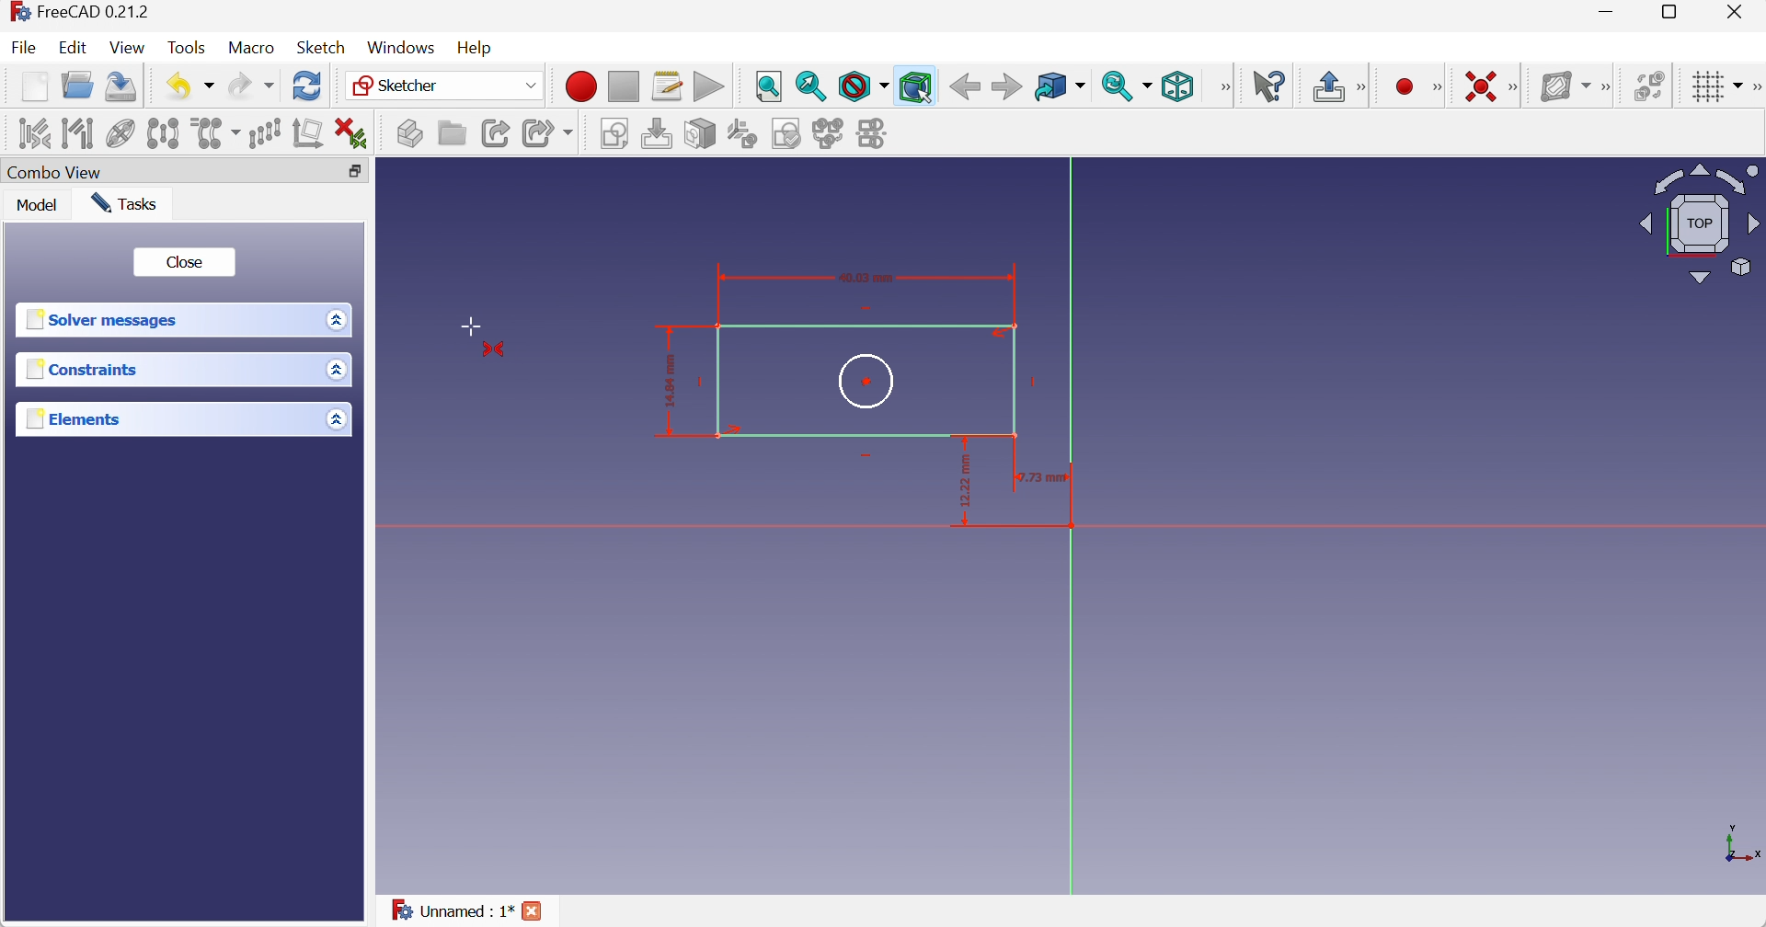  I want to click on New, so click(35, 88).